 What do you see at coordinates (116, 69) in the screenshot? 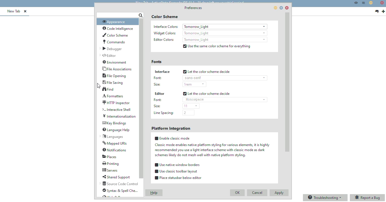
I see `file associations` at bounding box center [116, 69].